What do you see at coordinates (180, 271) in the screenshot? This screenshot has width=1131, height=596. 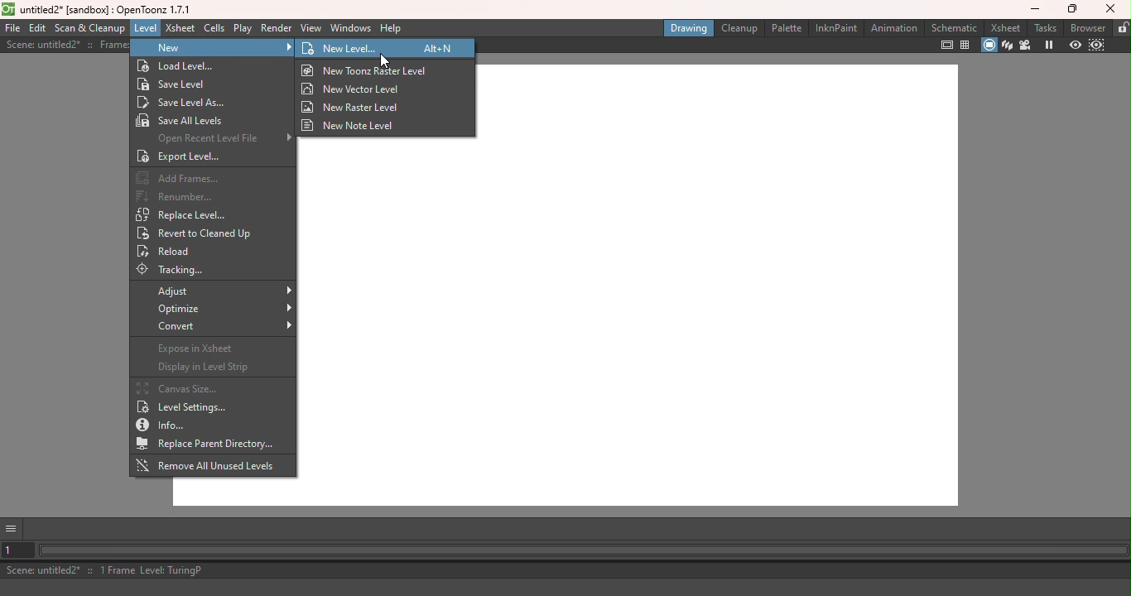 I see `Tracking` at bounding box center [180, 271].